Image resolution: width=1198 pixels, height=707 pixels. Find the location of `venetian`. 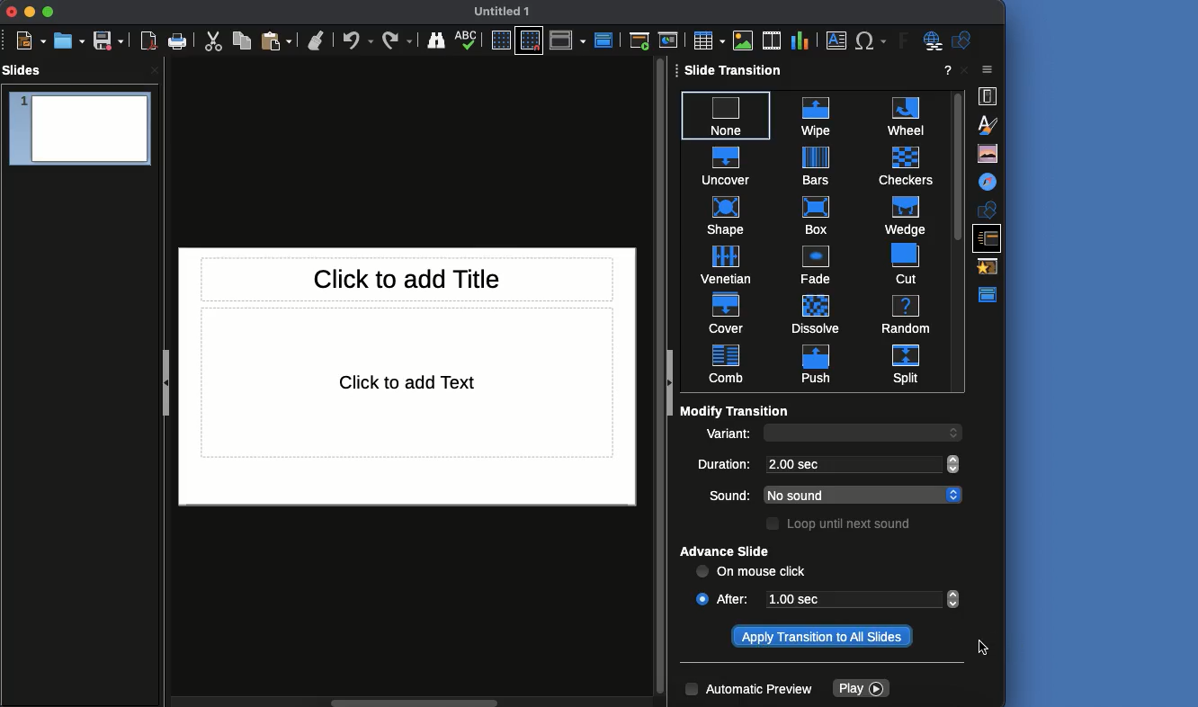

venetian is located at coordinates (727, 262).